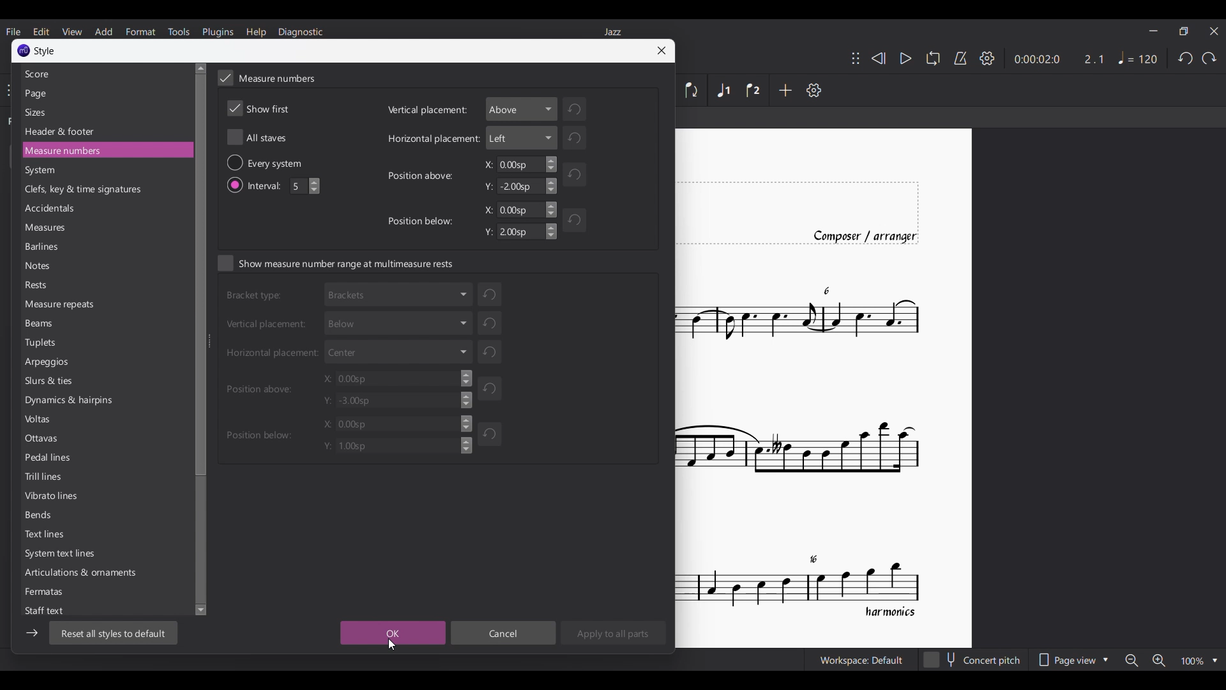 This screenshot has width=1226, height=690. Describe the element at coordinates (493, 353) in the screenshot. I see `Refresh` at that location.